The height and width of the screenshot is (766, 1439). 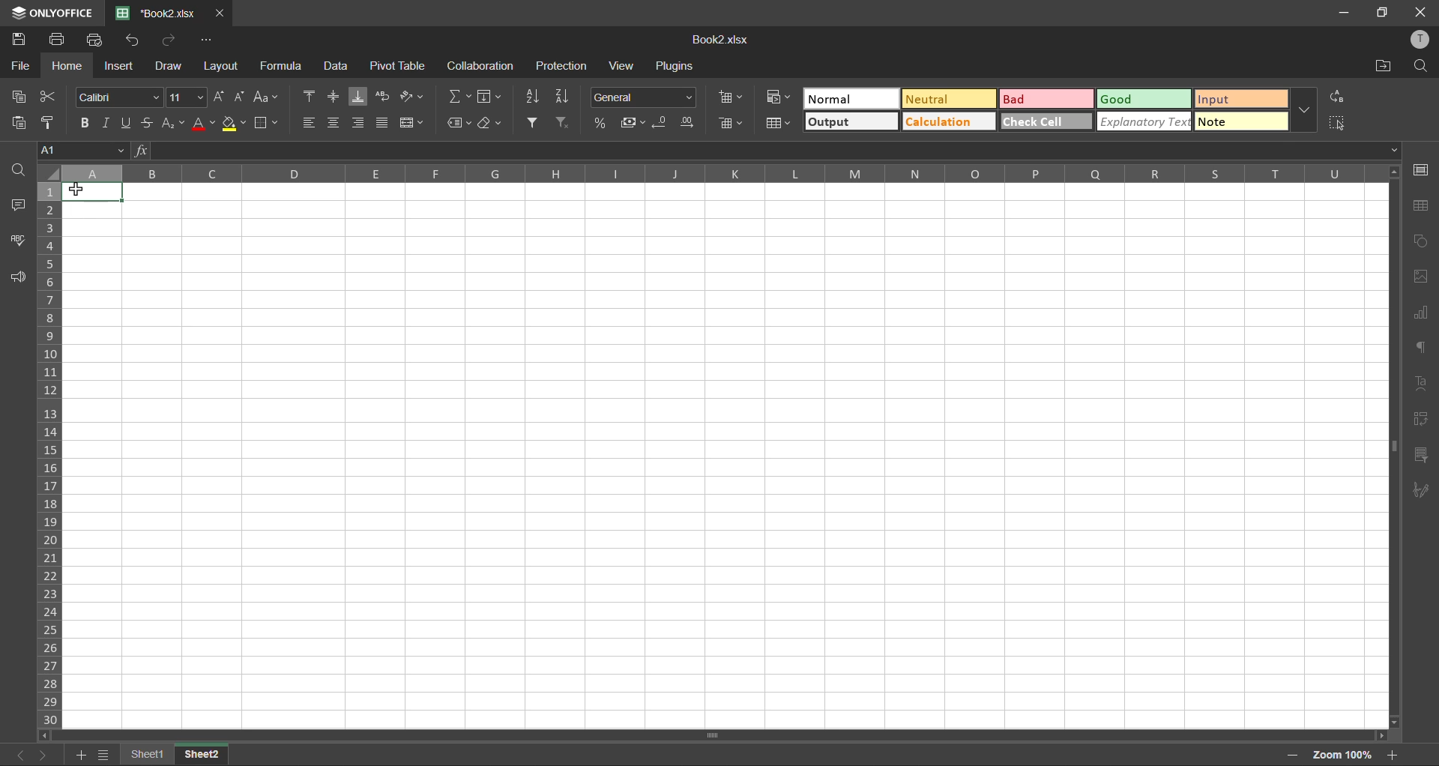 I want to click on align top, so click(x=313, y=96).